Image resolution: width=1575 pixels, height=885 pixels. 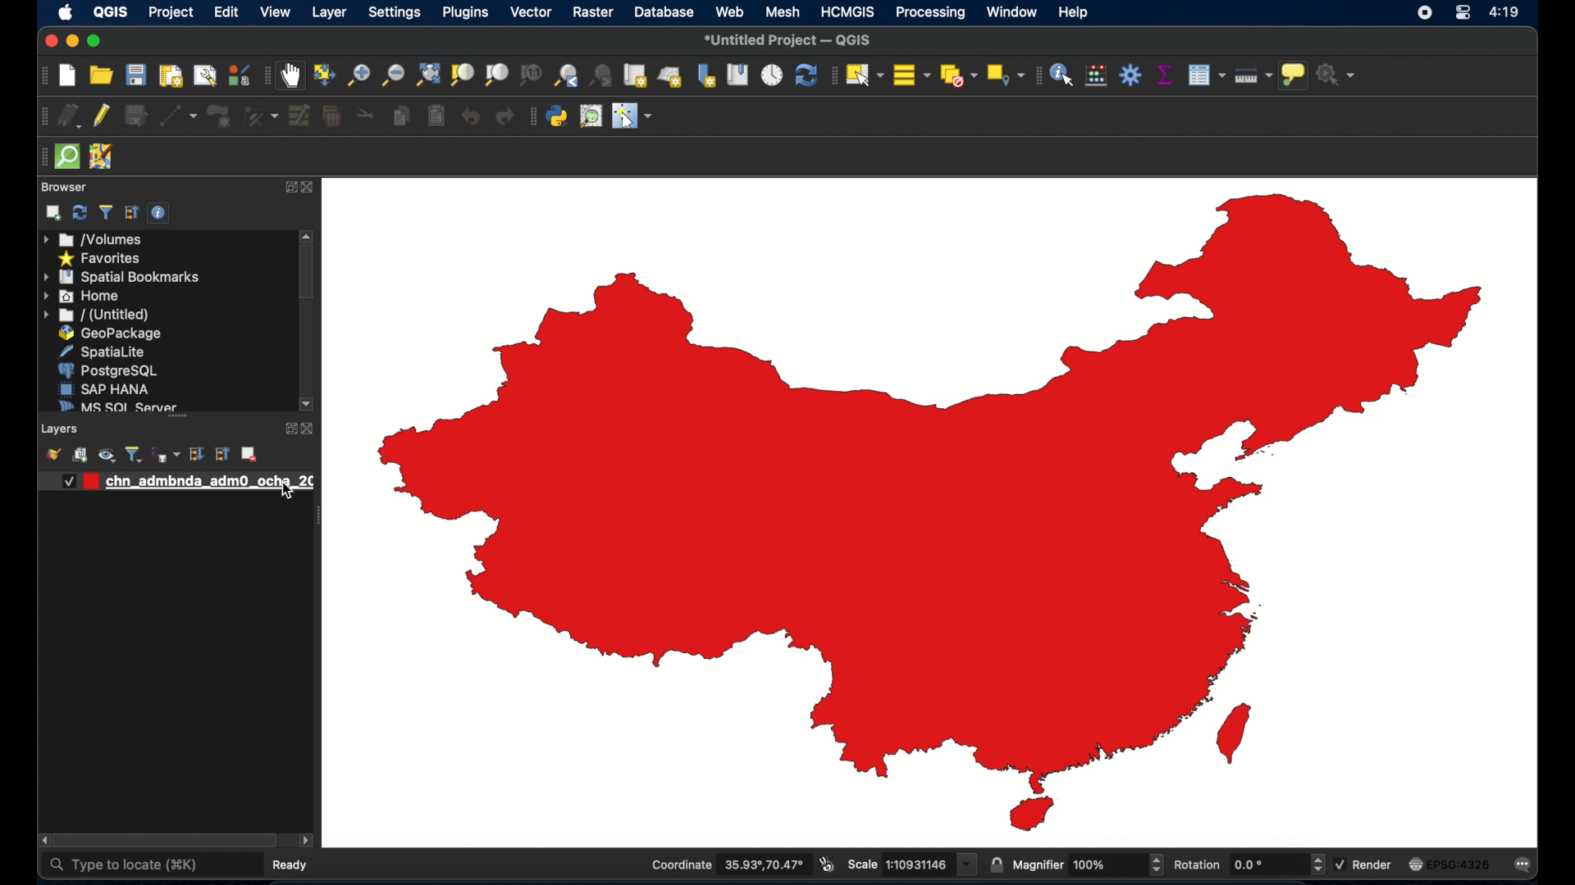 I want to click on paste features, so click(x=434, y=116).